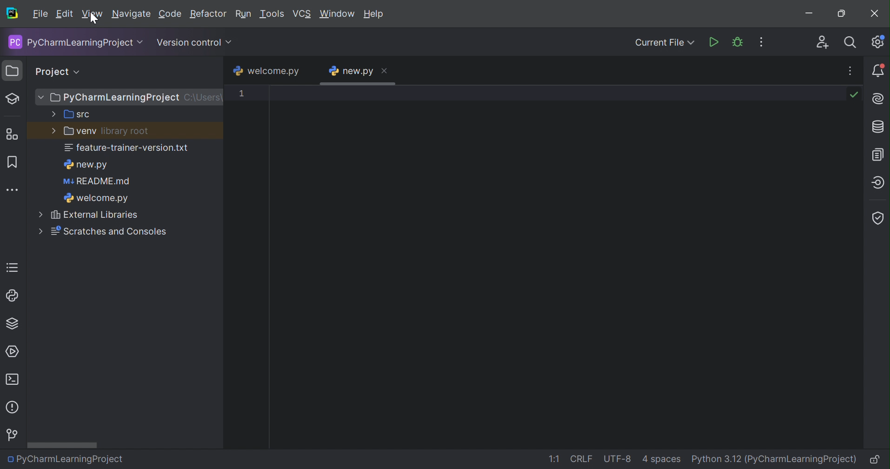 The width and height of the screenshot is (890, 469). Describe the element at coordinates (879, 99) in the screenshot. I see `AI Assistance` at that location.